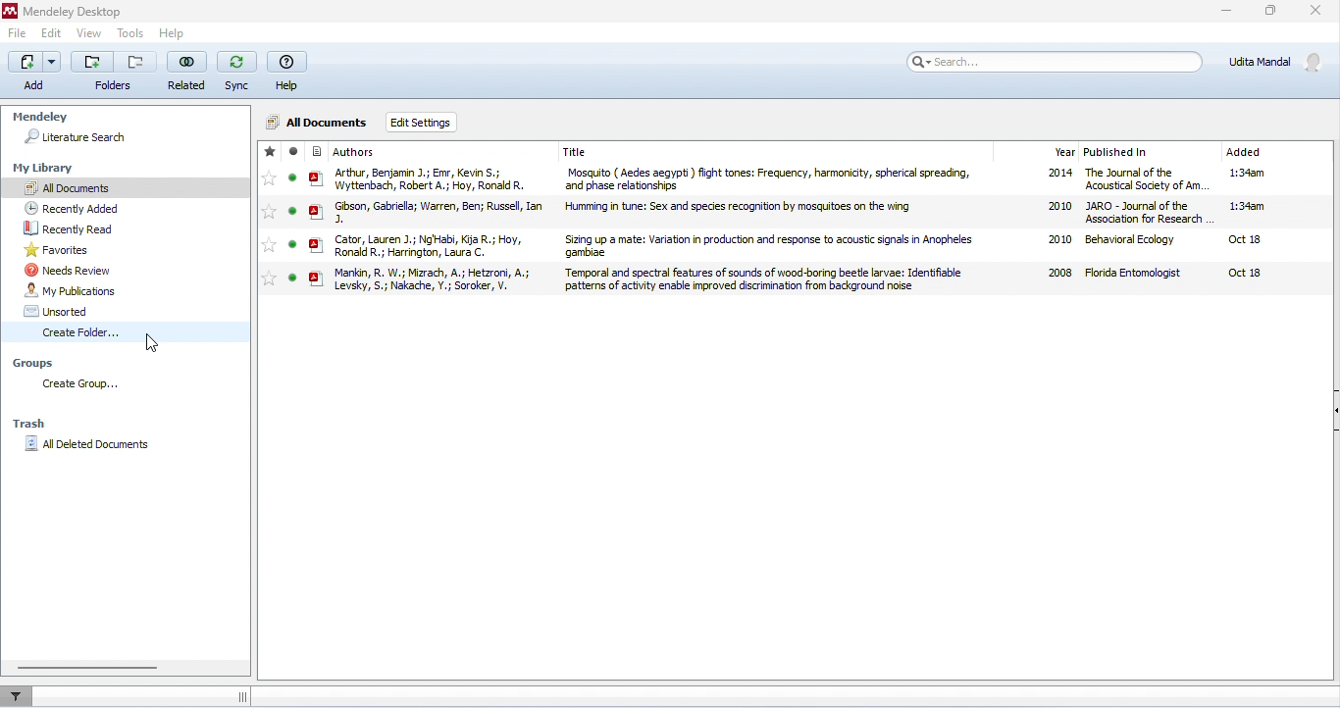 Image resolution: width=1340 pixels, height=708 pixels. What do you see at coordinates (317, 278) in the screenshot?
I see `pdf icon` at bounding box center [317, 278].